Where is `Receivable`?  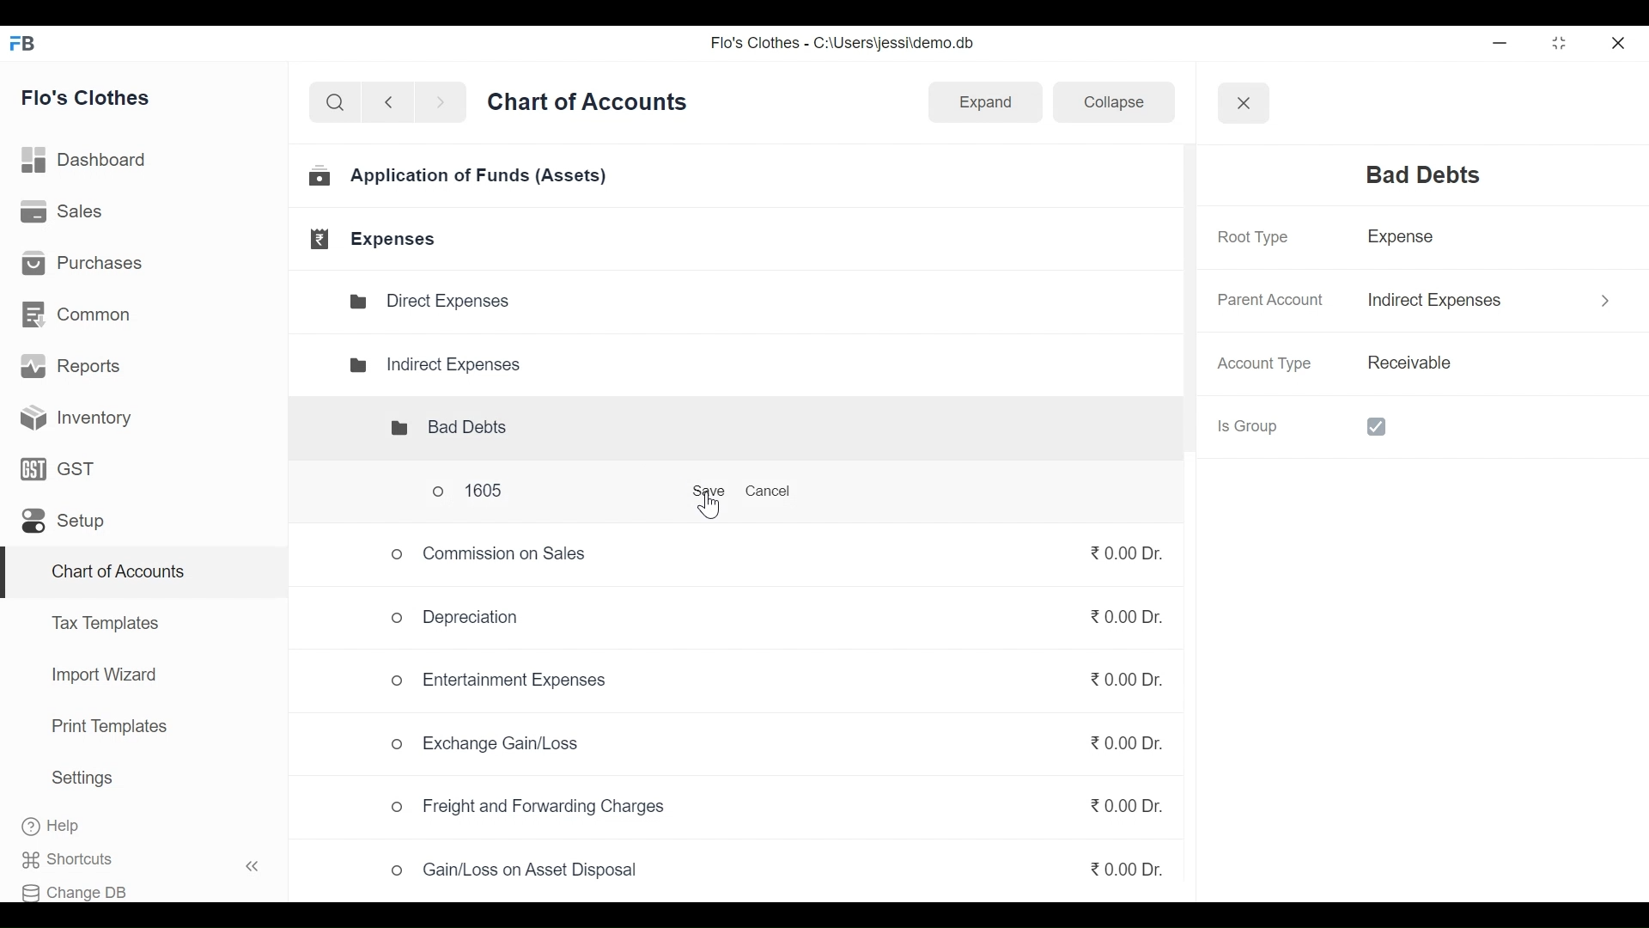
Receivable is located at coordinates (1407, 363).